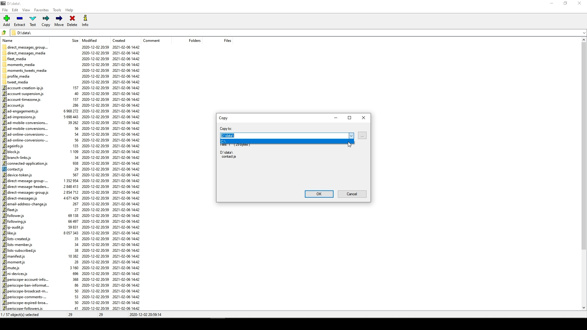 This screenshot has height=330, width=587. What do you see at coordinates (119, 40) in the screenshot?
I see `created` at bounding box center [119, 40].